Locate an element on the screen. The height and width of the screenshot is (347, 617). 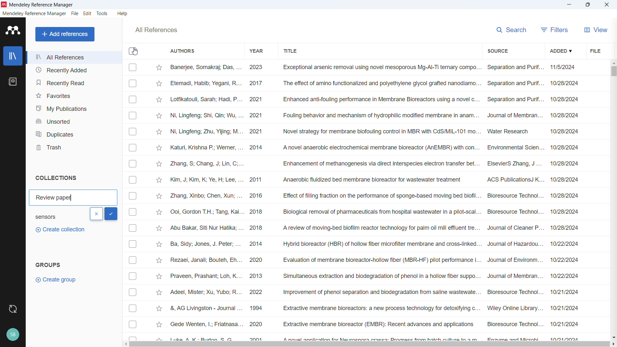
minimise  is located at coordinates (570, 5).